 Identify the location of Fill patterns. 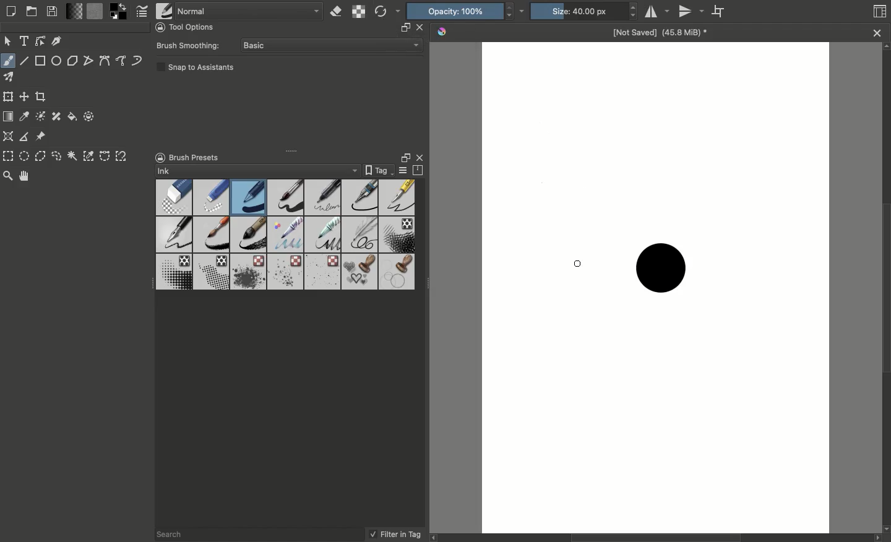
(96, 13).